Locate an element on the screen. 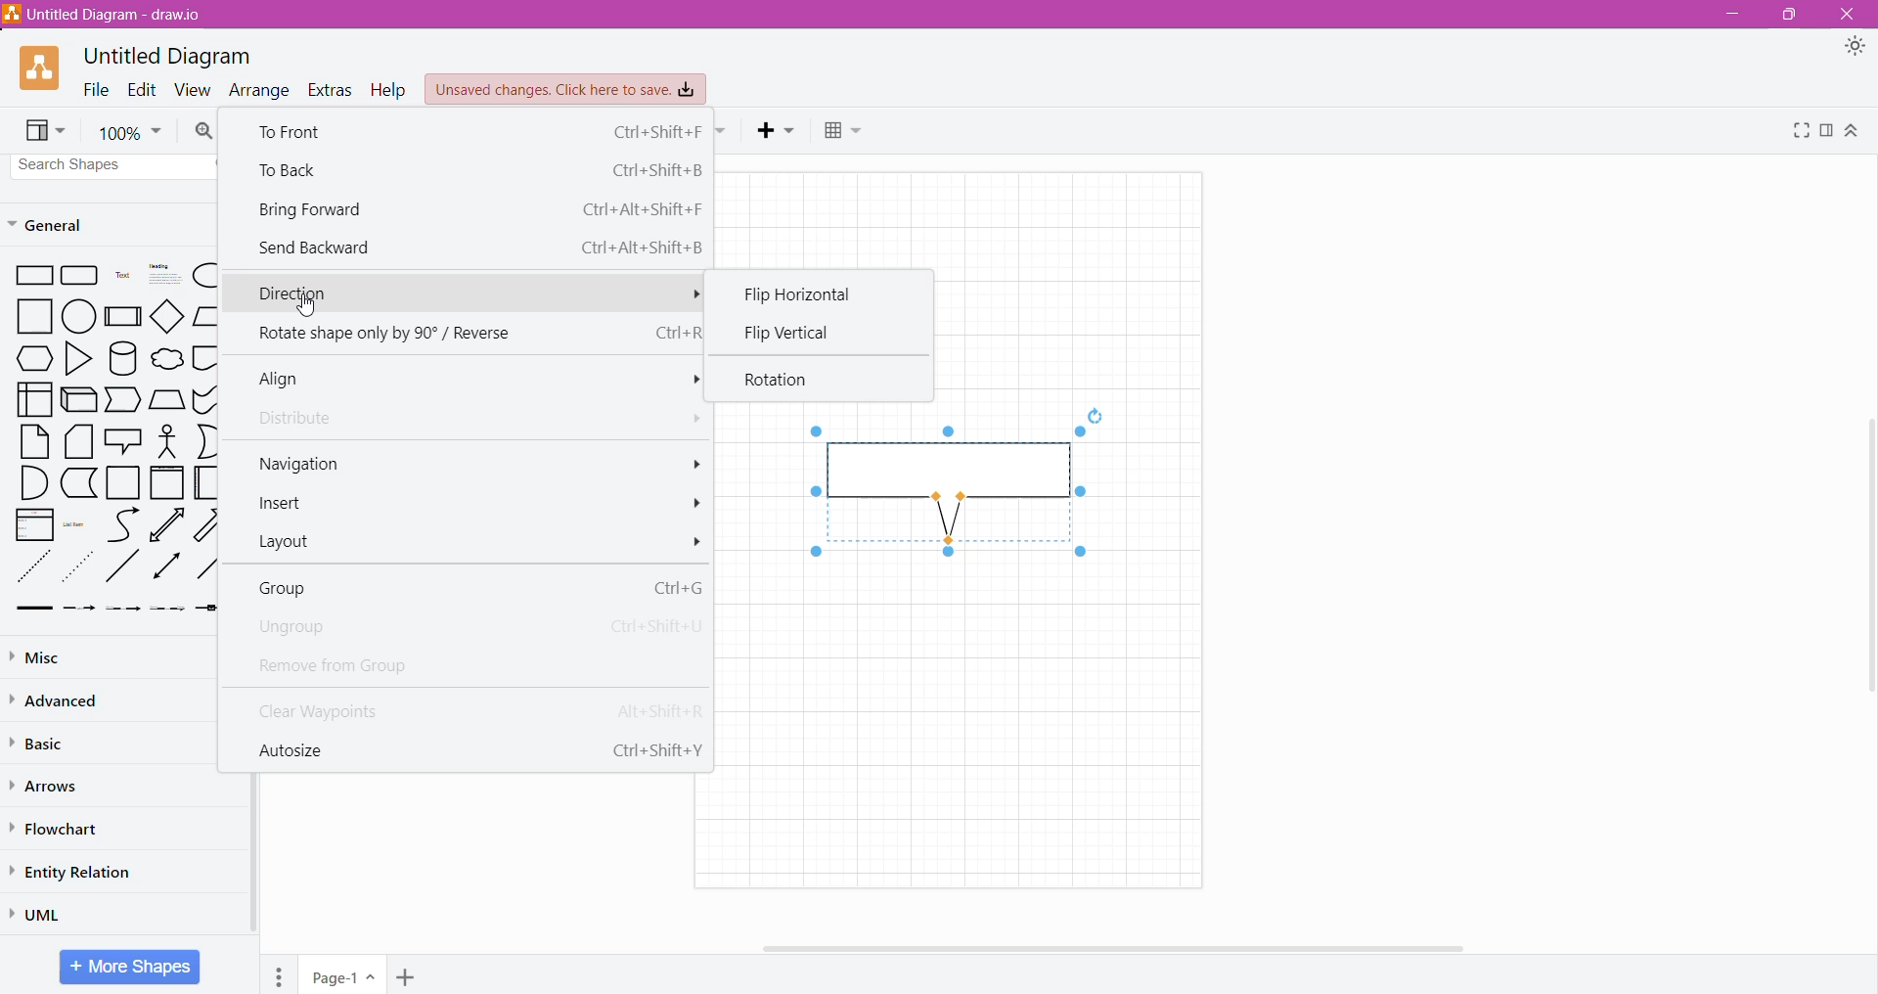 This screenshot has height=994, width=1878. File is located at coordinates (96, 89).